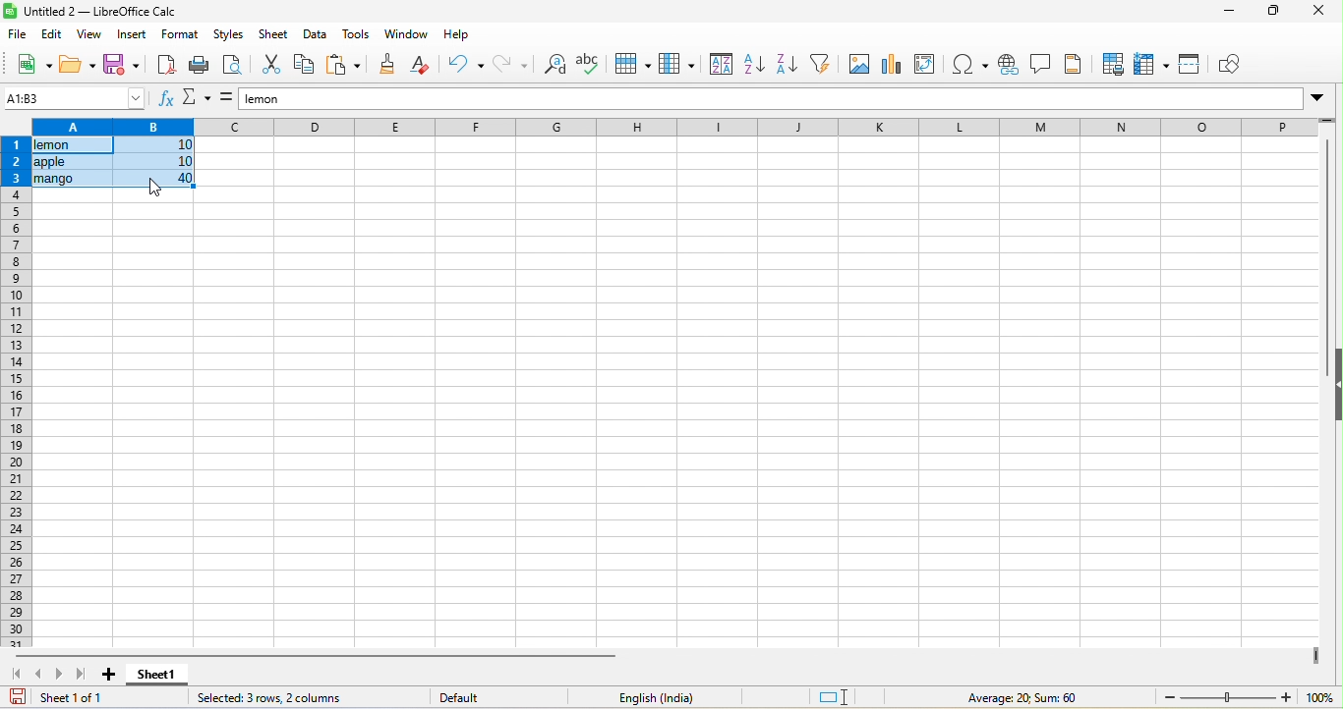 The height and width of the screenshot is (709, 1343). What do you see at coordinates (317, 35) in the screenshot?
I see `data` at bounding box center [317, 35].